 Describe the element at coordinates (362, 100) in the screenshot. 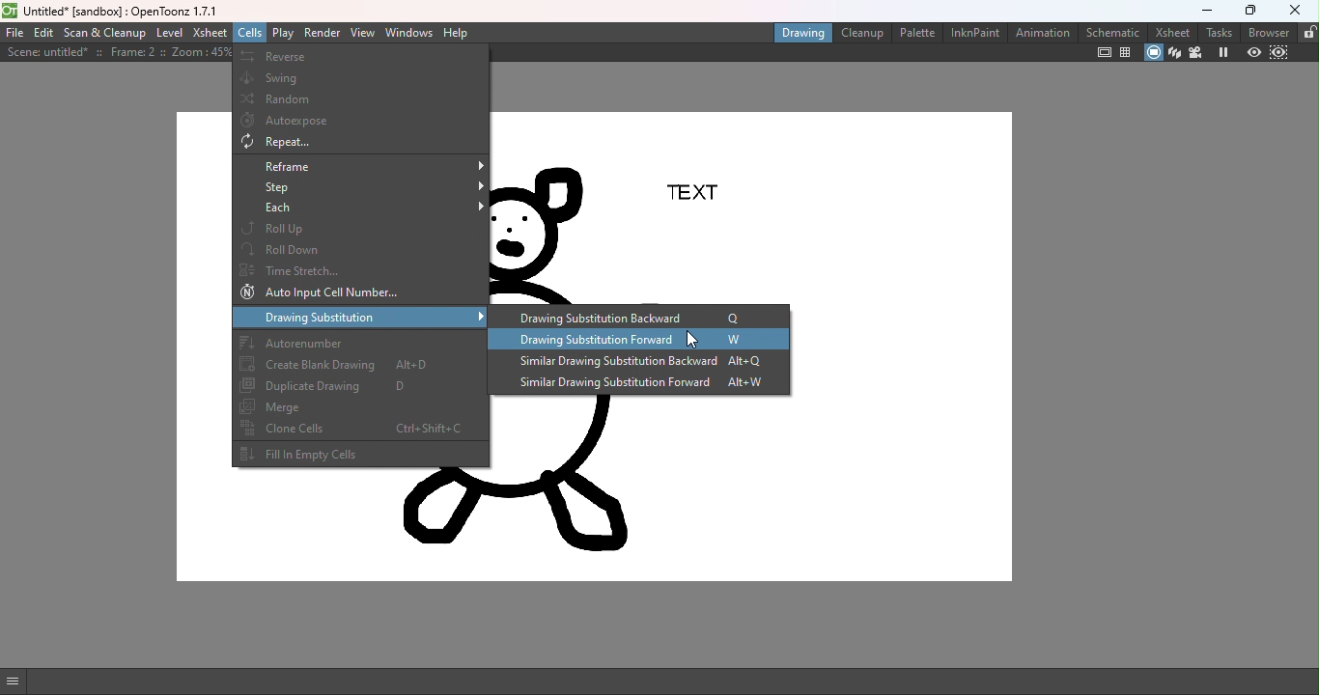

I see `Random` at that location.